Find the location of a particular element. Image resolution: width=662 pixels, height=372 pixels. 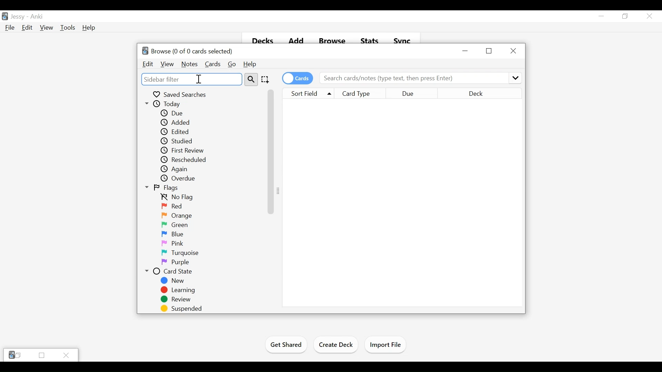

Suspended is located at coordinates (182, 308).